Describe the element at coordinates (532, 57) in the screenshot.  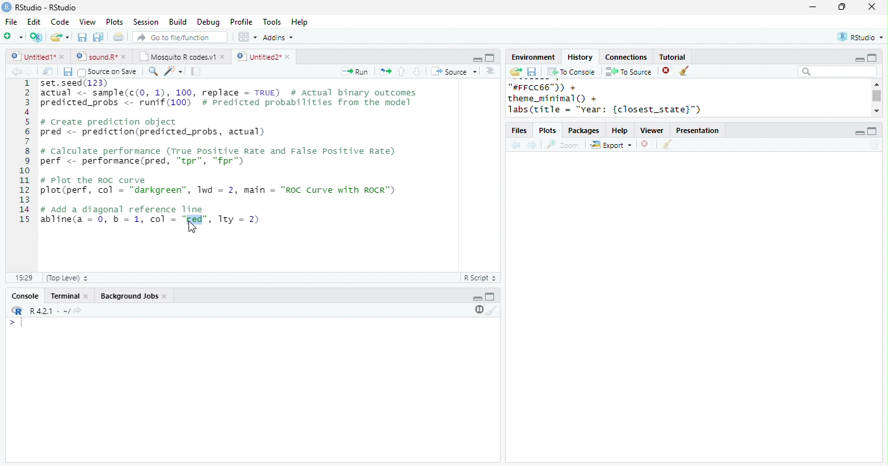
I see `Environment` at that location.